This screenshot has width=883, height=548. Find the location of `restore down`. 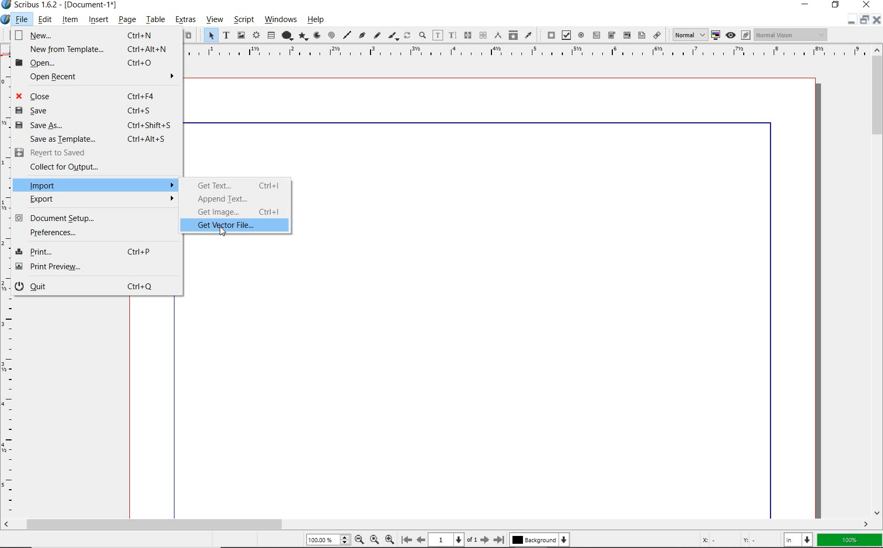

restore down is located at coordinates (852, 19).